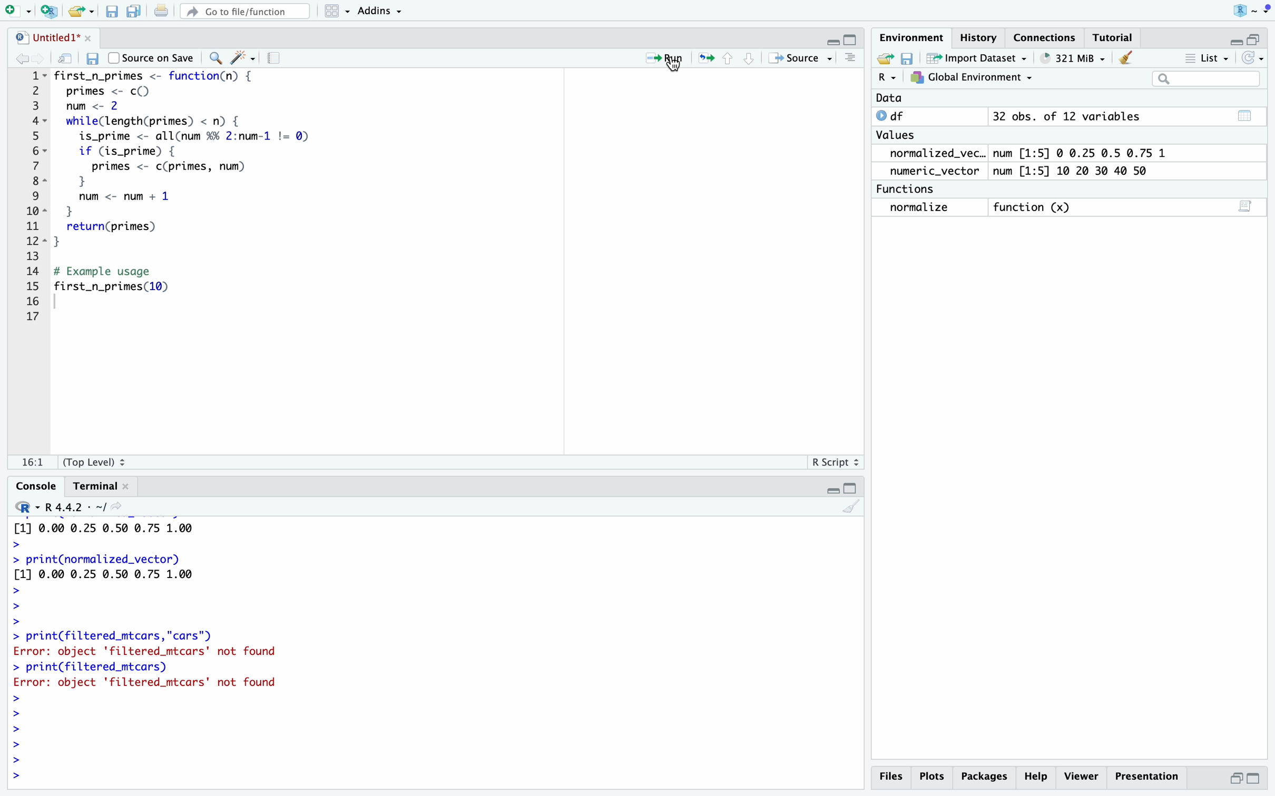  Describe the element at coordinates (672, 64) in the screenshot. I see `cursor` at that location.